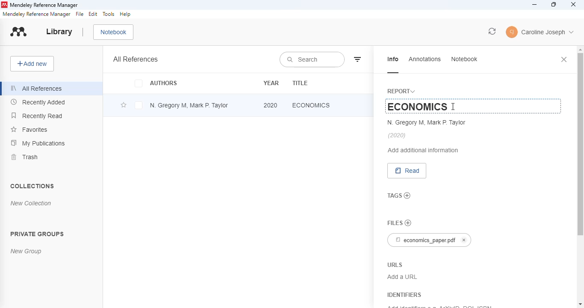  I want to click on file, so click(80, 14).